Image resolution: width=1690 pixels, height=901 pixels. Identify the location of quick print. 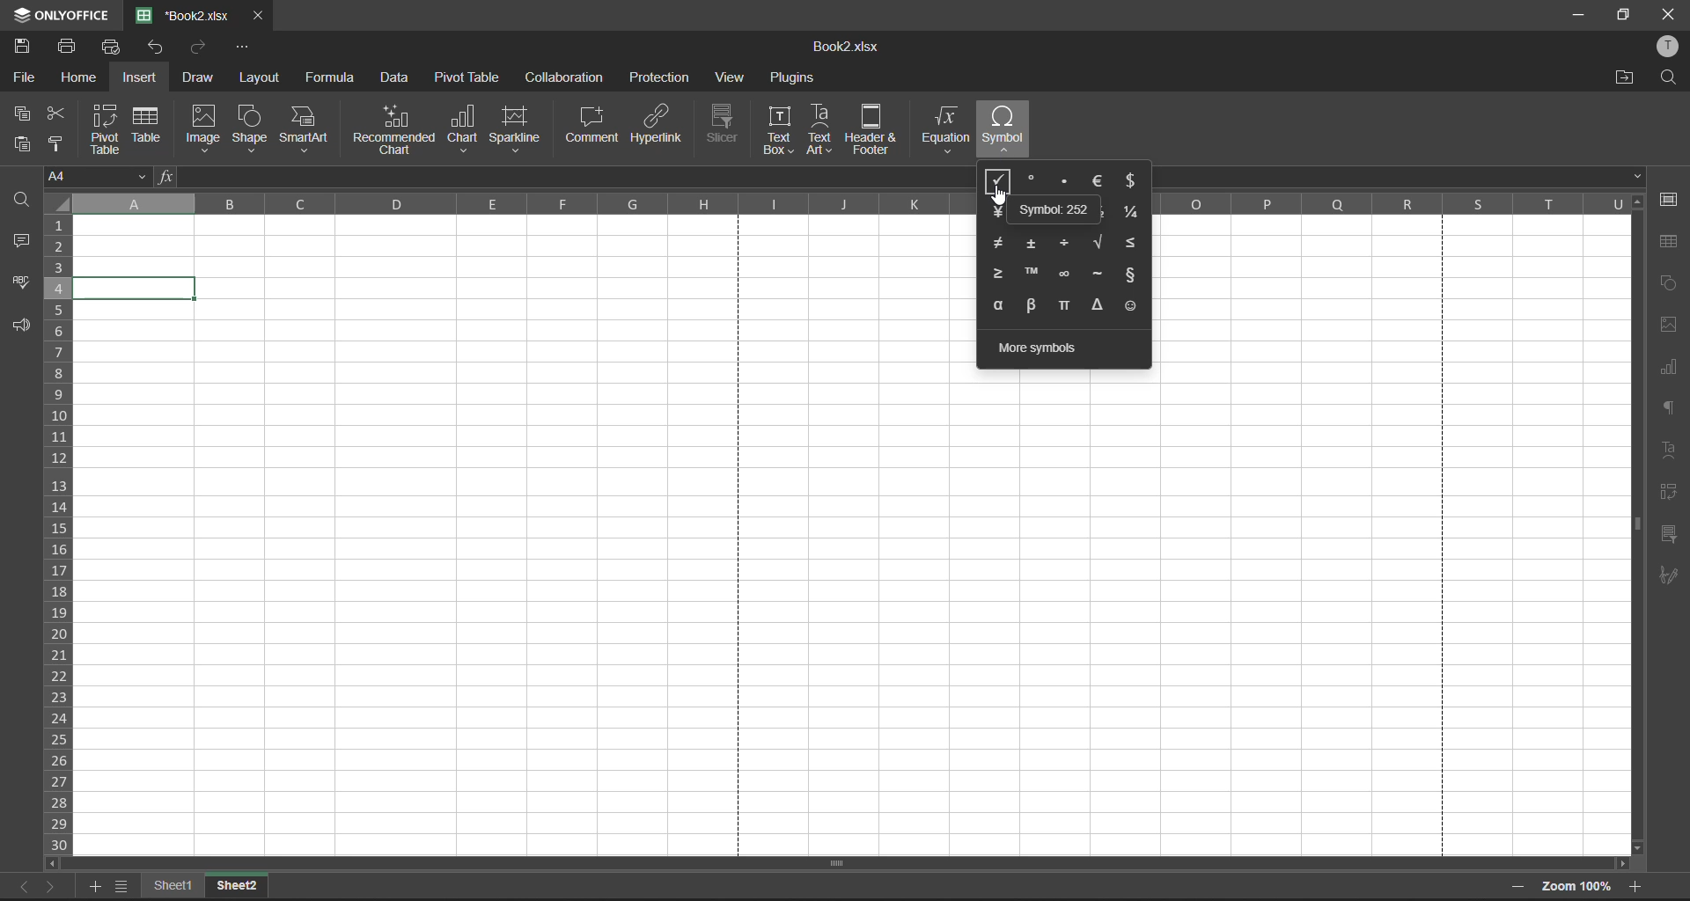
(112, 47).